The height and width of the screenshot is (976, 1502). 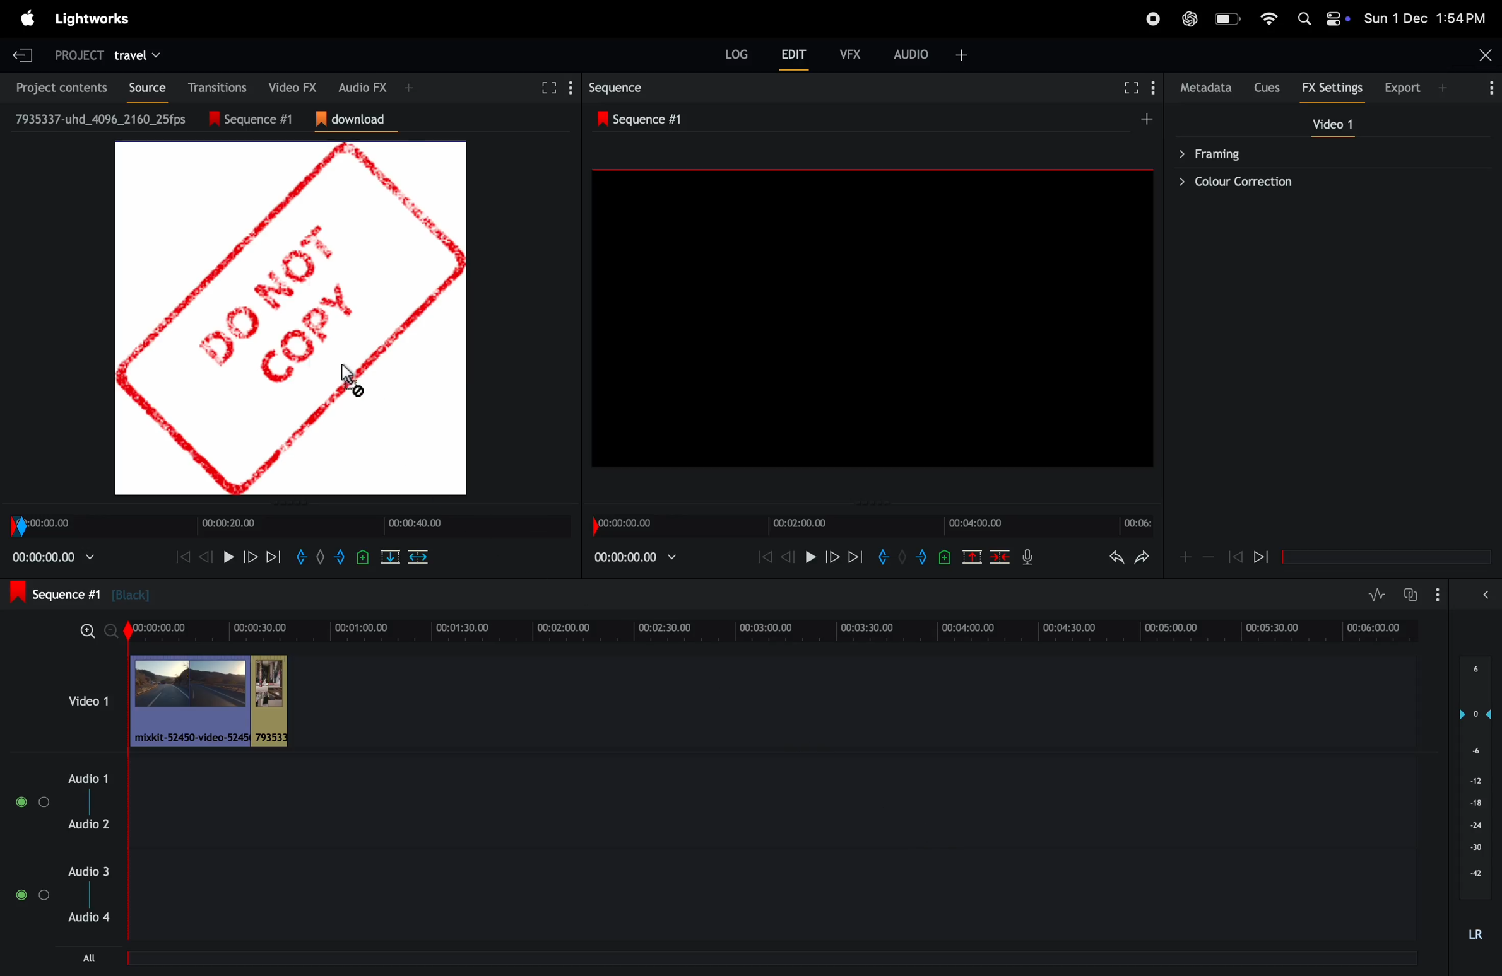 I want to click on rewind, so click(x=999, y=556).